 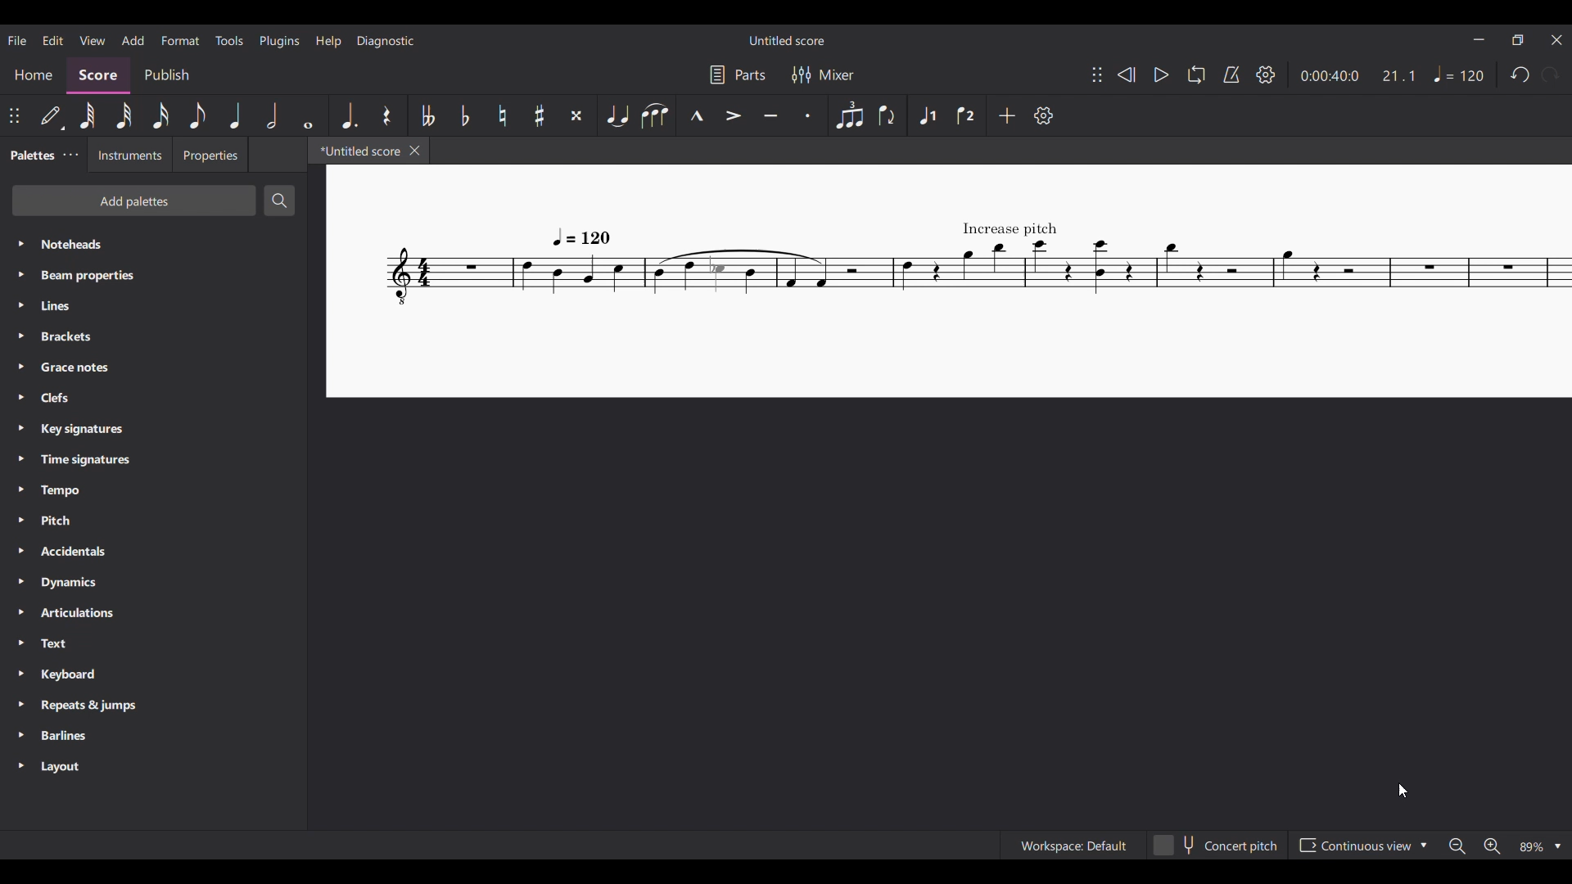 I want to click on Default, so click(x=52, y=115).